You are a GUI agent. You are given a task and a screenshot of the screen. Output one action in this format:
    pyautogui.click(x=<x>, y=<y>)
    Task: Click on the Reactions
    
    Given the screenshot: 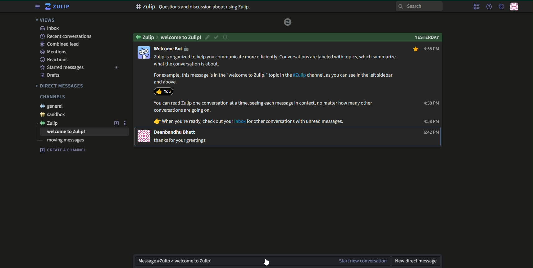 What is the action you would take?
    pyautogui.click(x=56, y=59)
    